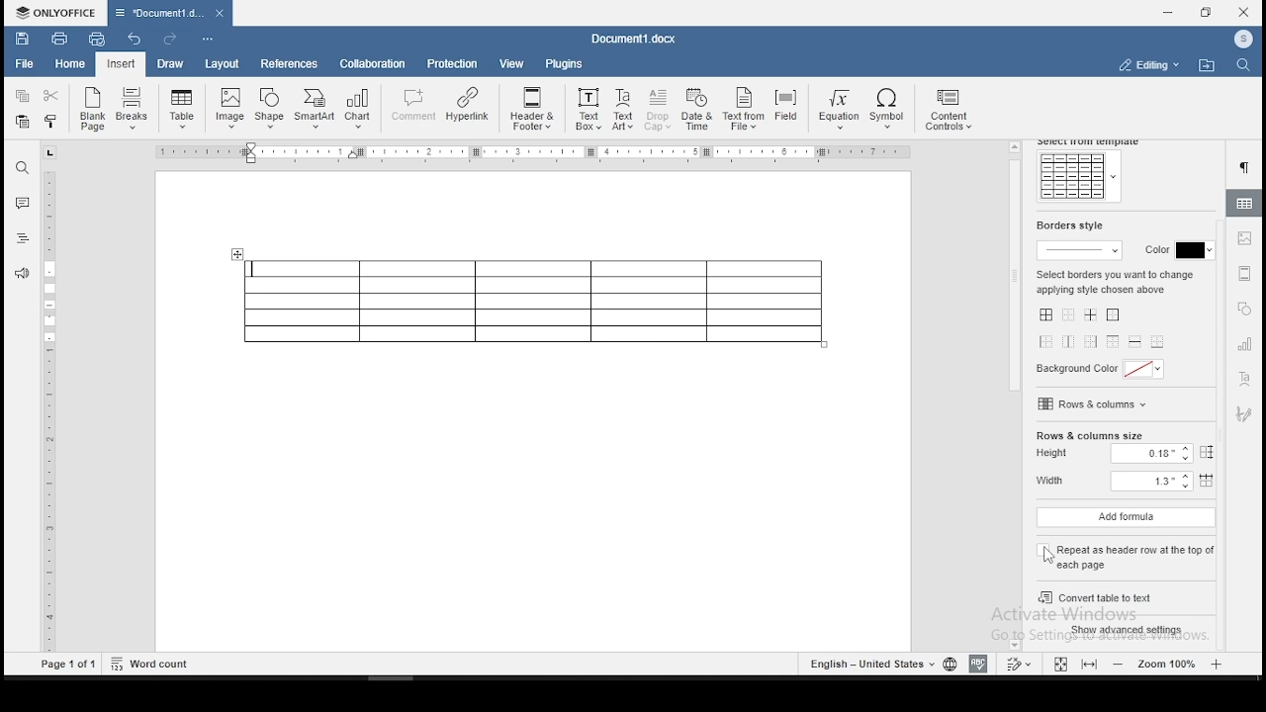  What do you see at coordinates (134, 111) in the screenshot?
I see `Breaks` at bounding box center [134, 111].